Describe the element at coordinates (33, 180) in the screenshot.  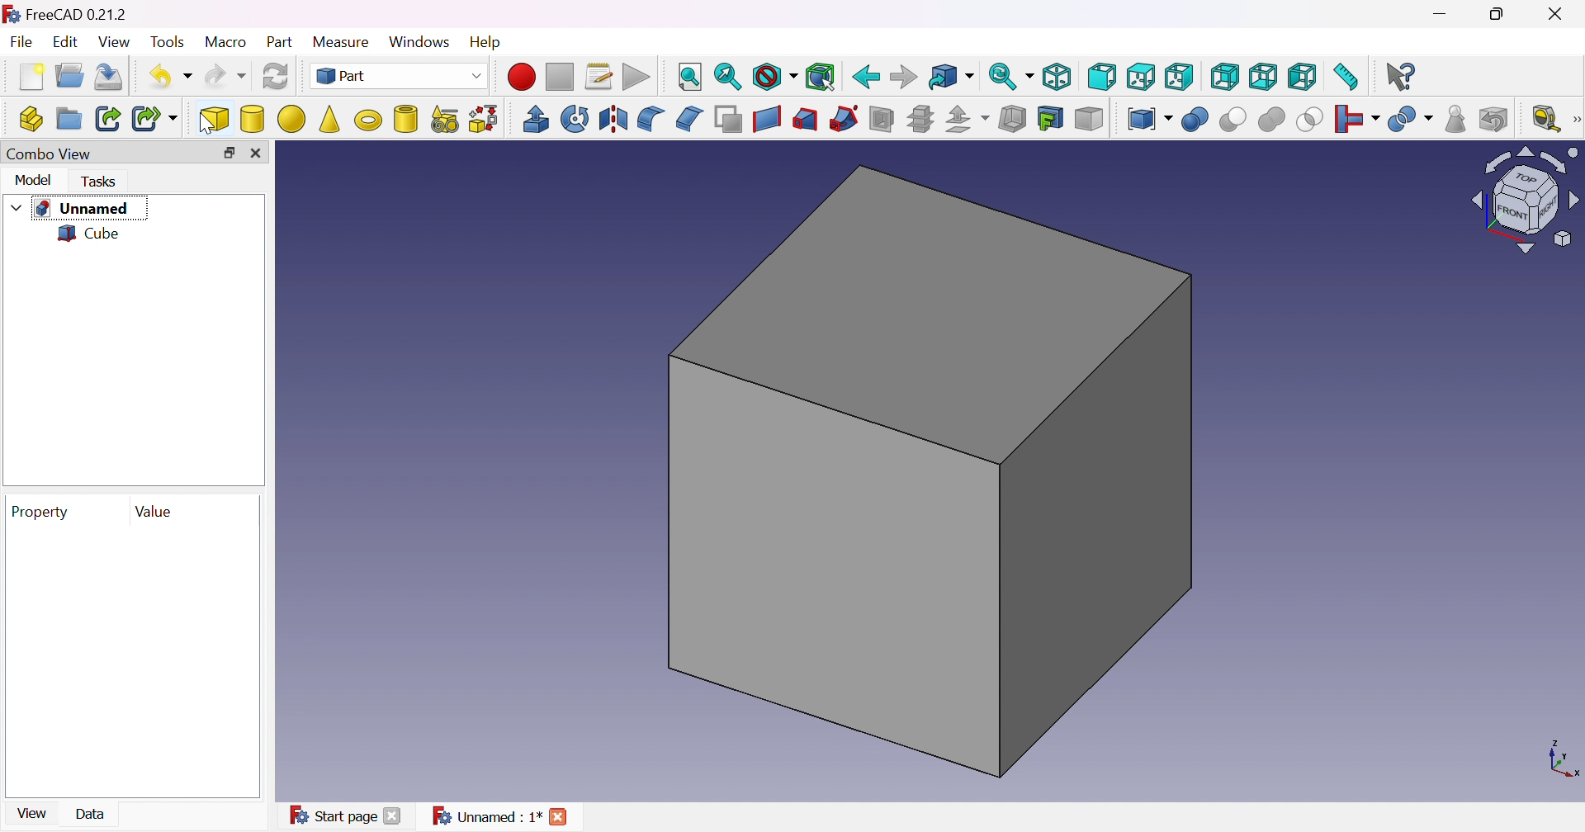
I see `Model` at that location.